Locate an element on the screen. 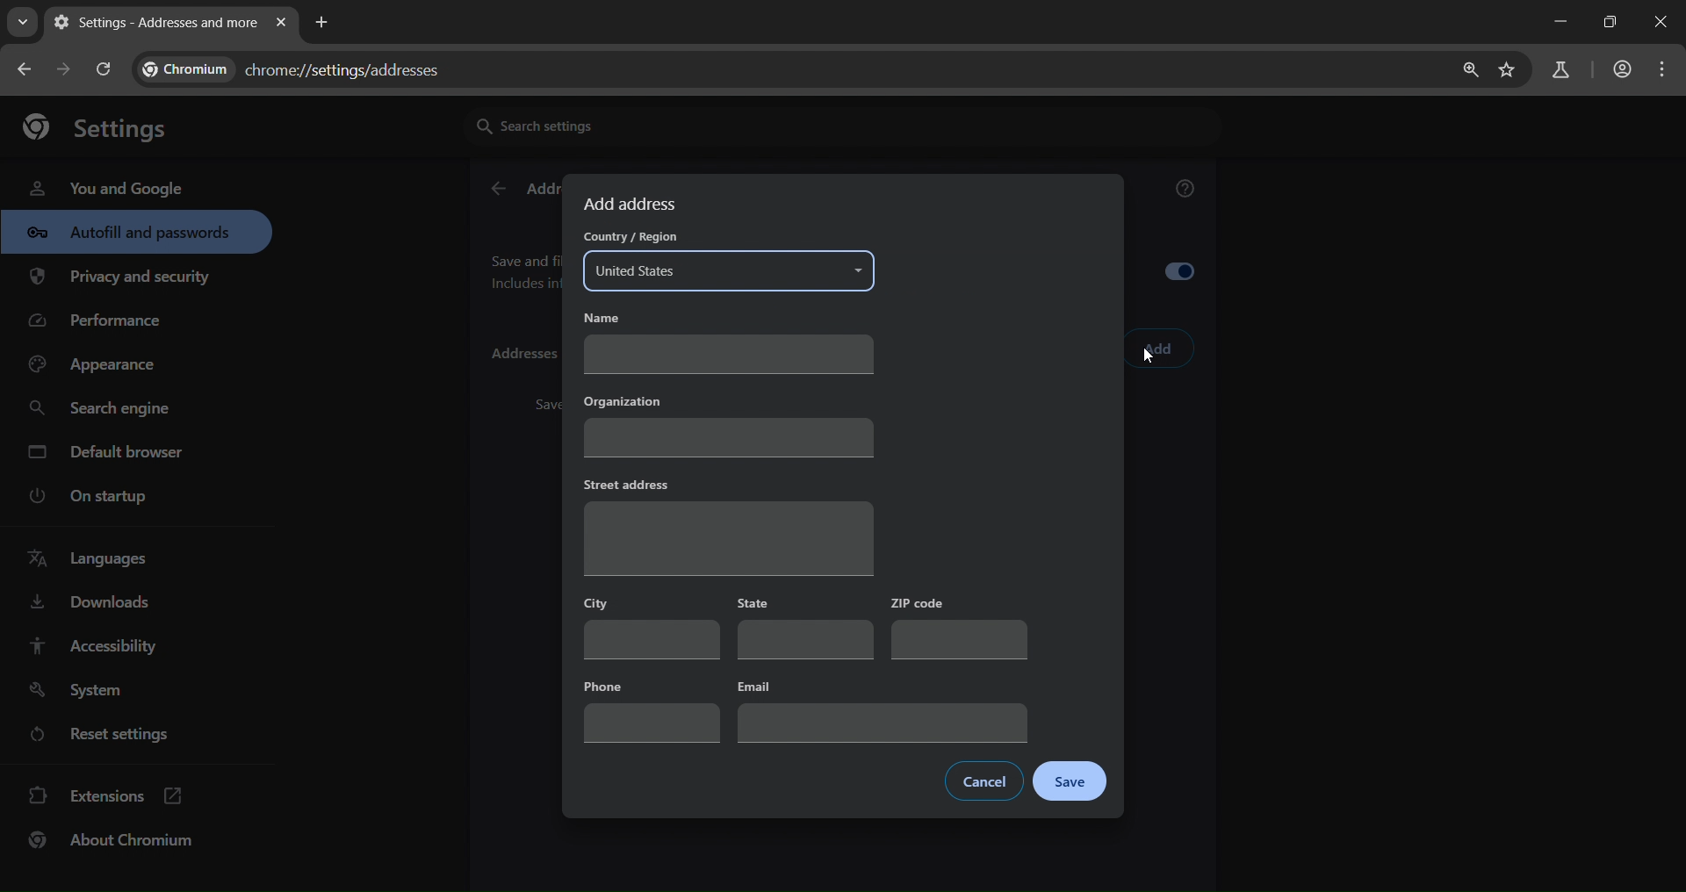  back is located at coordinates (497, 190).